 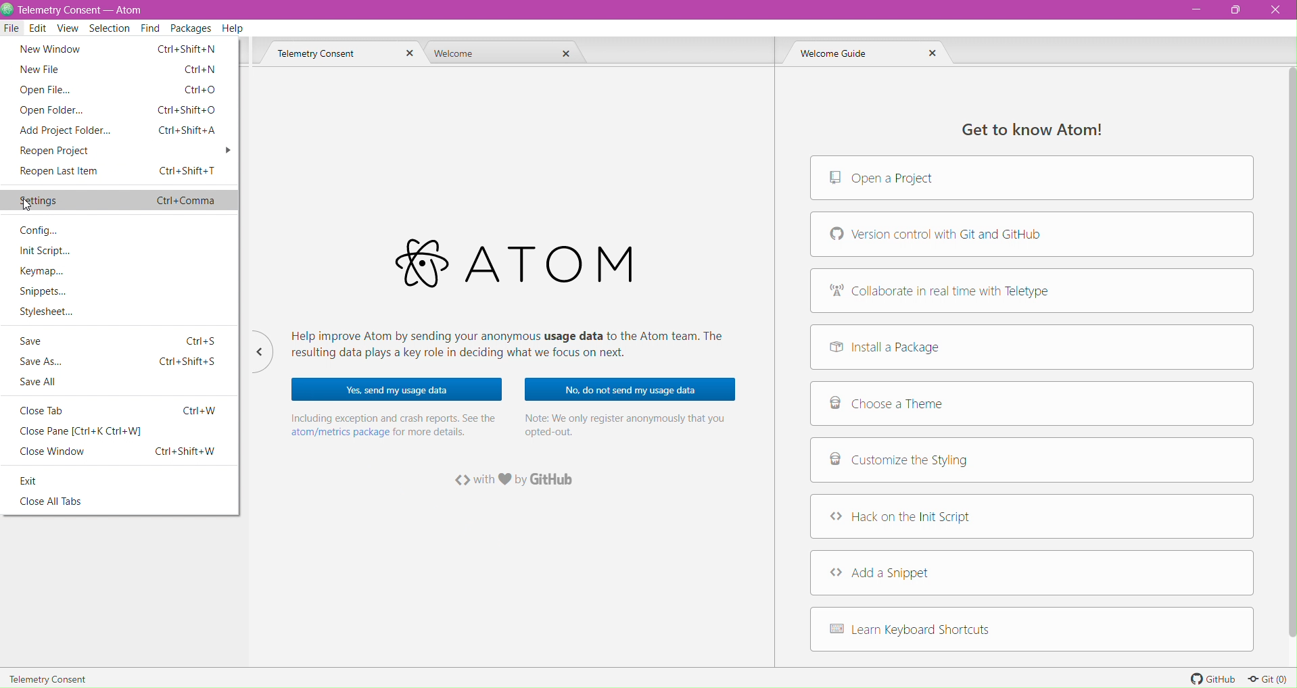 What do you see at coordinates (517, 346) in the screenshot?
I see `Help improve Atom by sending your anonymous usage data to the Atom team. The resulting data plays a key role in deciding what we focus on next.` at bounding box center [517, 346].